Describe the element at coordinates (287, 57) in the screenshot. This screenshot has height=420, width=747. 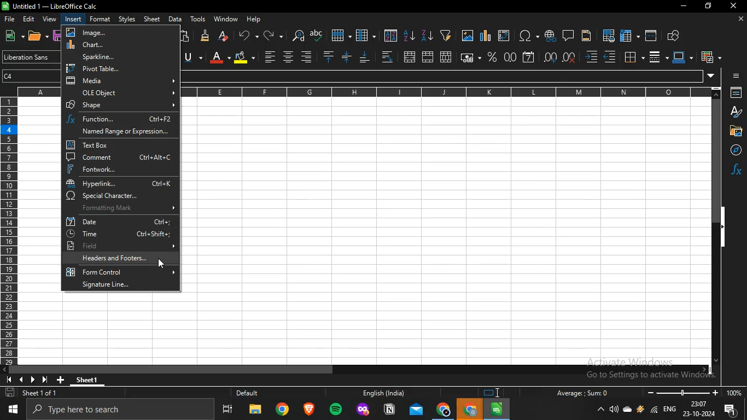
I see `center align` at that location.